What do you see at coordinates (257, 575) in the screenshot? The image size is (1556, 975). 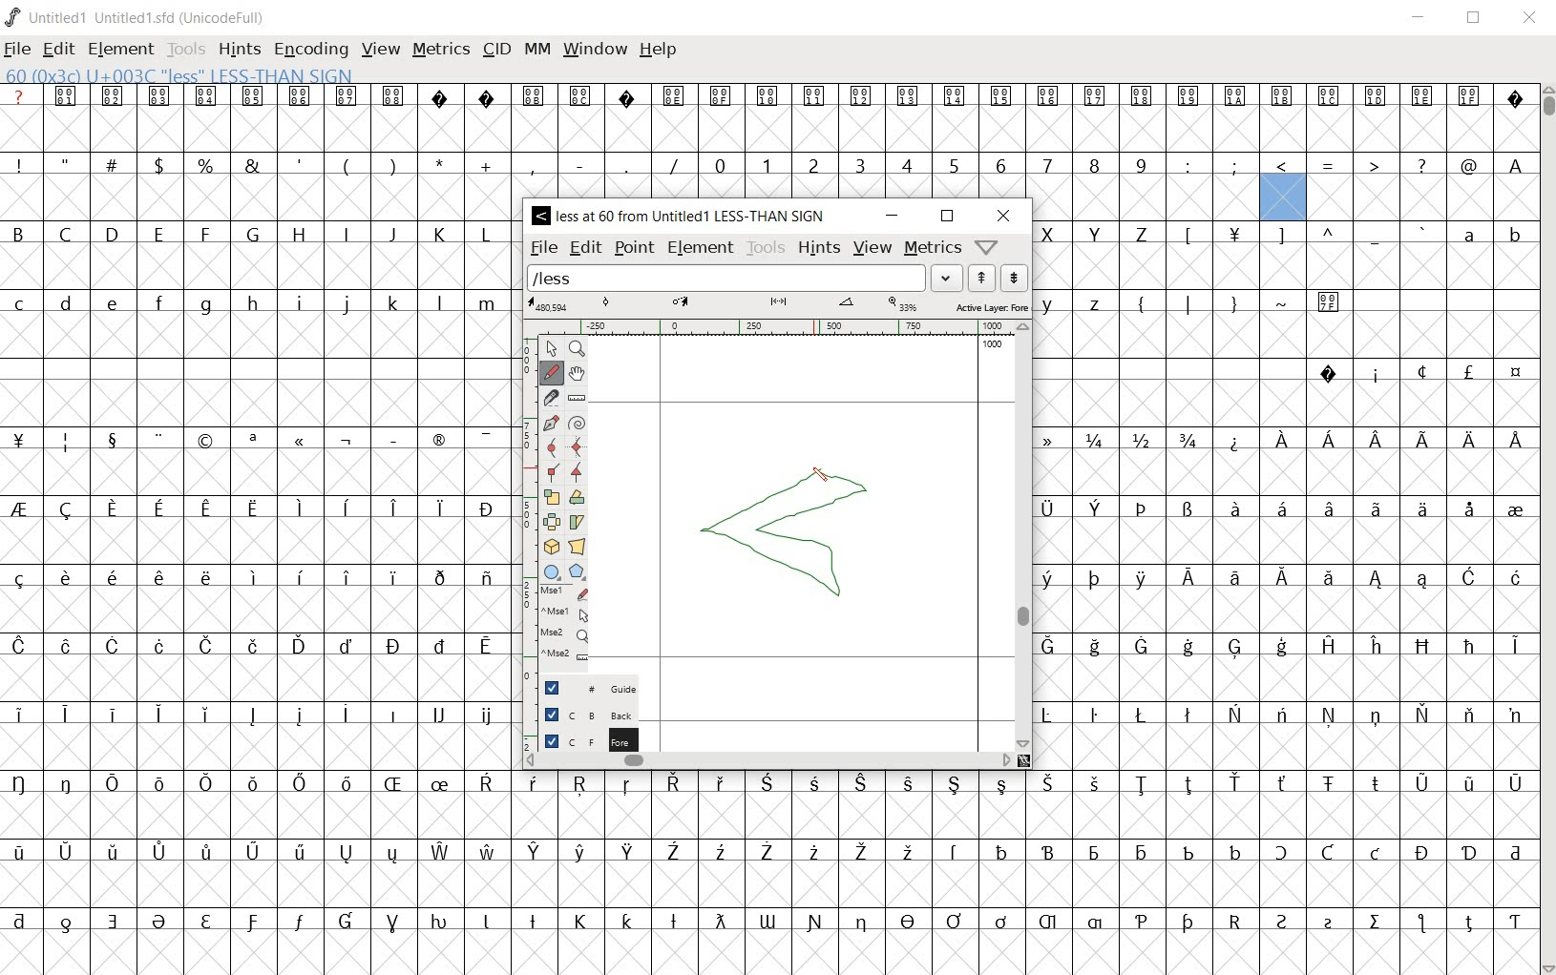 I see `special letters` at bounding box center [257, 575].